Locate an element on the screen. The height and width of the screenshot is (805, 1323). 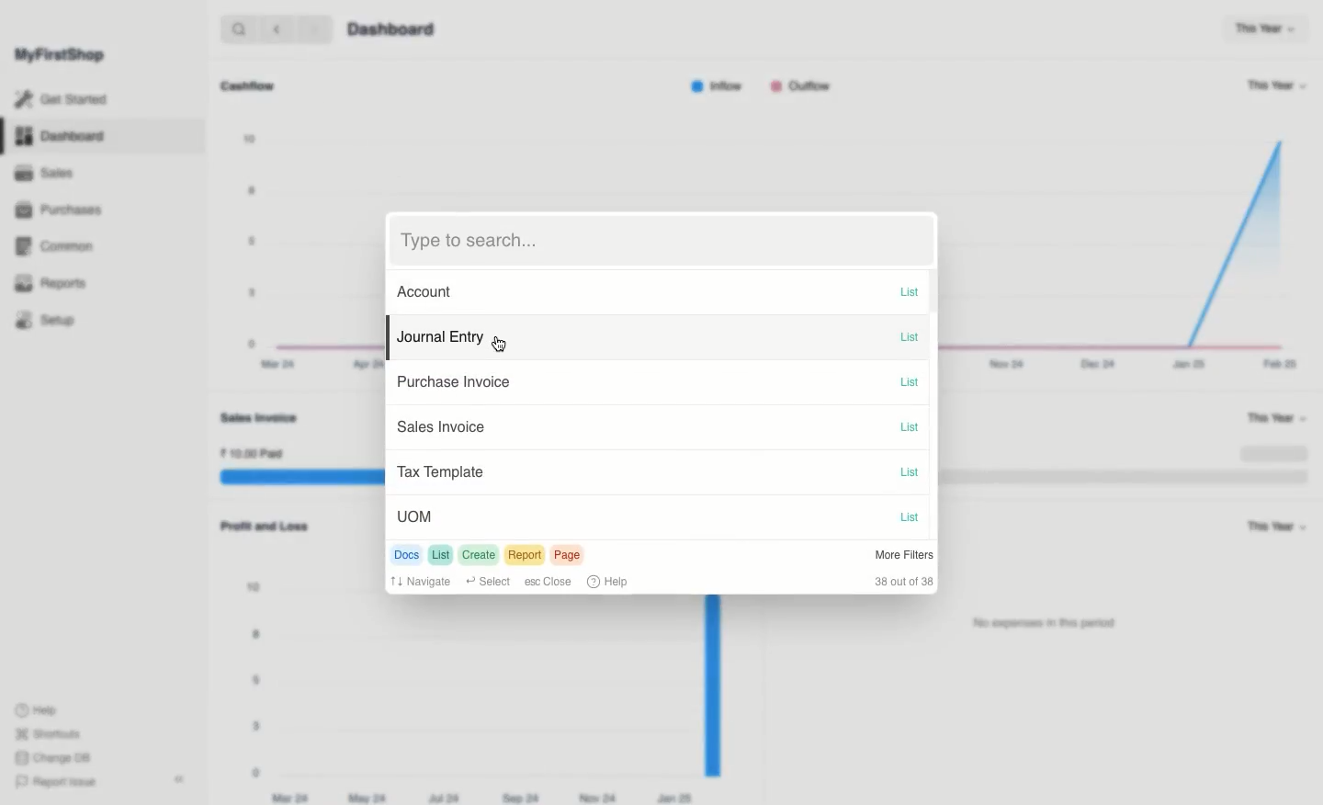
This Year is located at coordinates (1271, 527).